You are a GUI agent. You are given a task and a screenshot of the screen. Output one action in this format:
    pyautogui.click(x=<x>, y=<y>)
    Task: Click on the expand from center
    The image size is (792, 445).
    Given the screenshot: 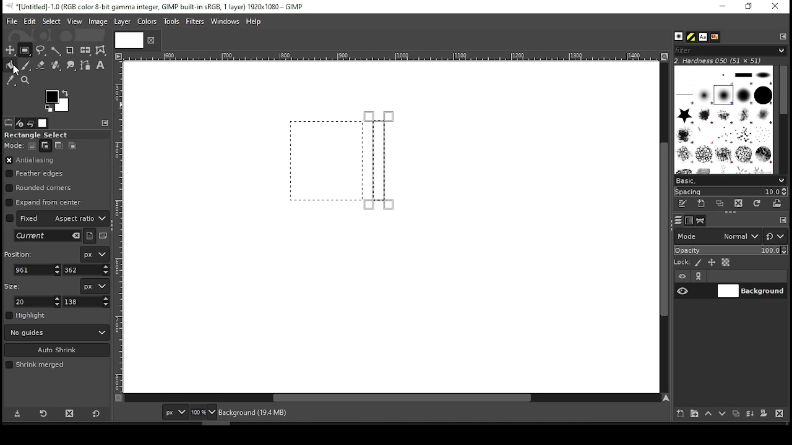 What is the action you would take?
    pyautogui.click(x=44, y=201)
    